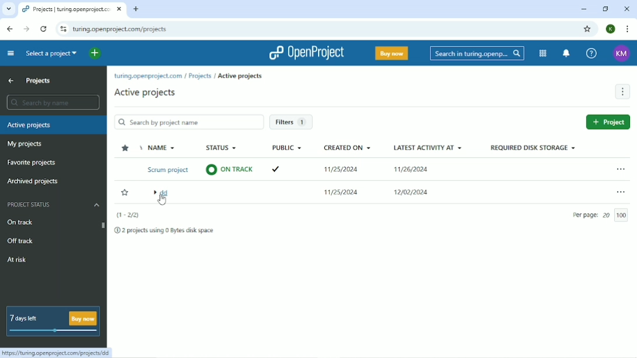 The height and width of the screenshot is (358, 637). Describe the element at coordinates (136, 9) in the screenshot. I see `New tab` at that location.